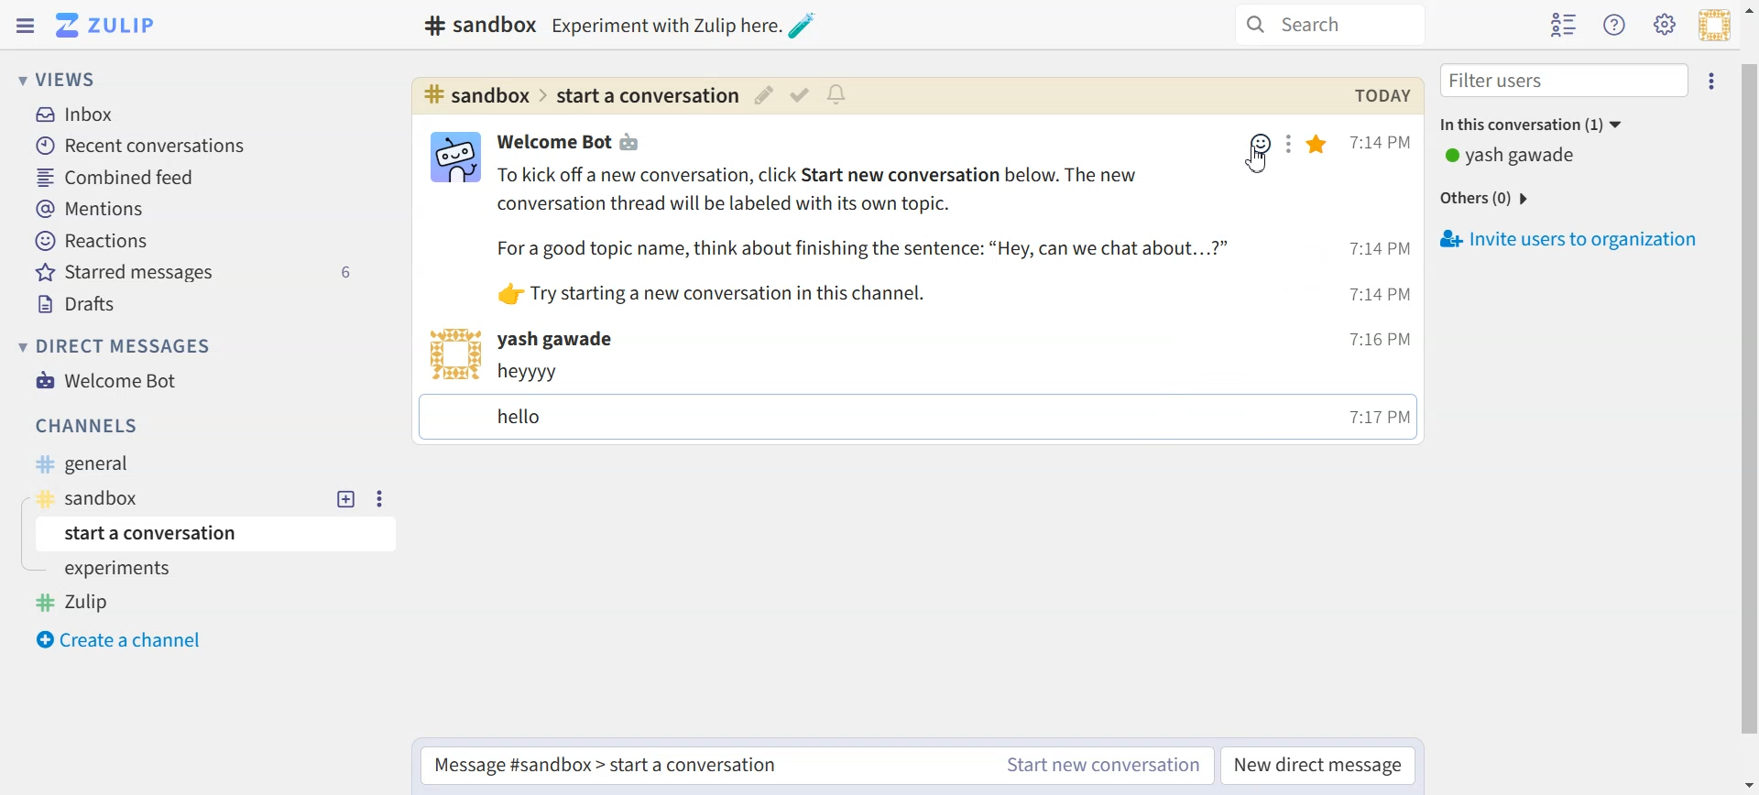  I want to click on Sandbox tag, so click(105, 498).